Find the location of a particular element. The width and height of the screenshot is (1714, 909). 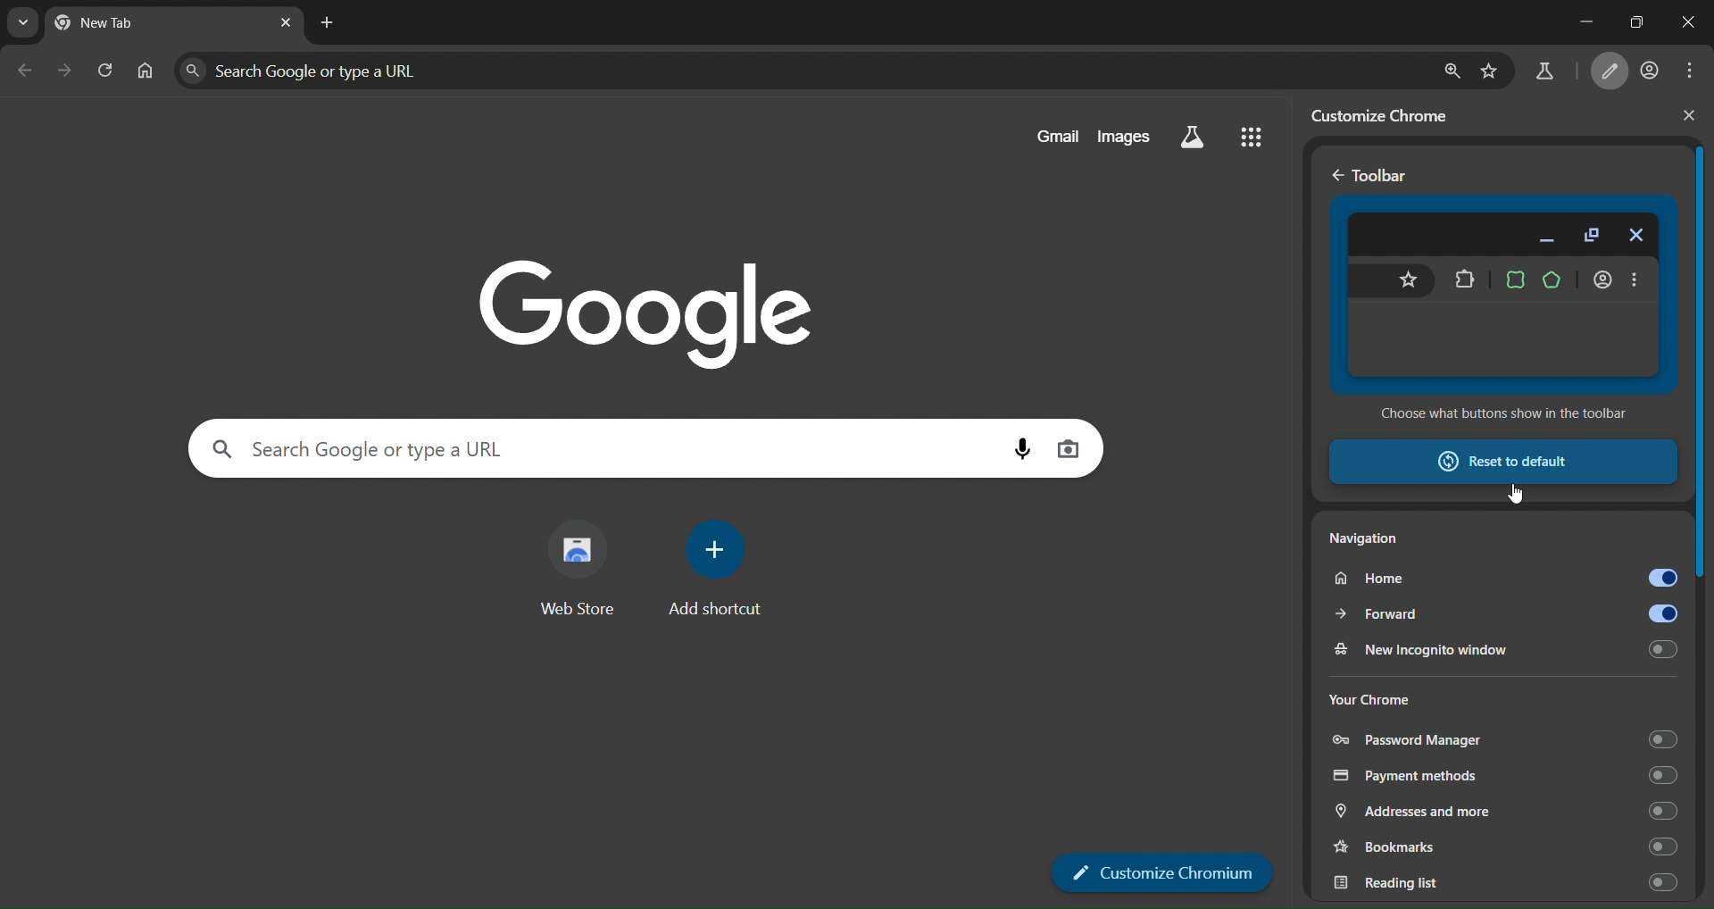

image with google text is located at coordinates (661, 305).